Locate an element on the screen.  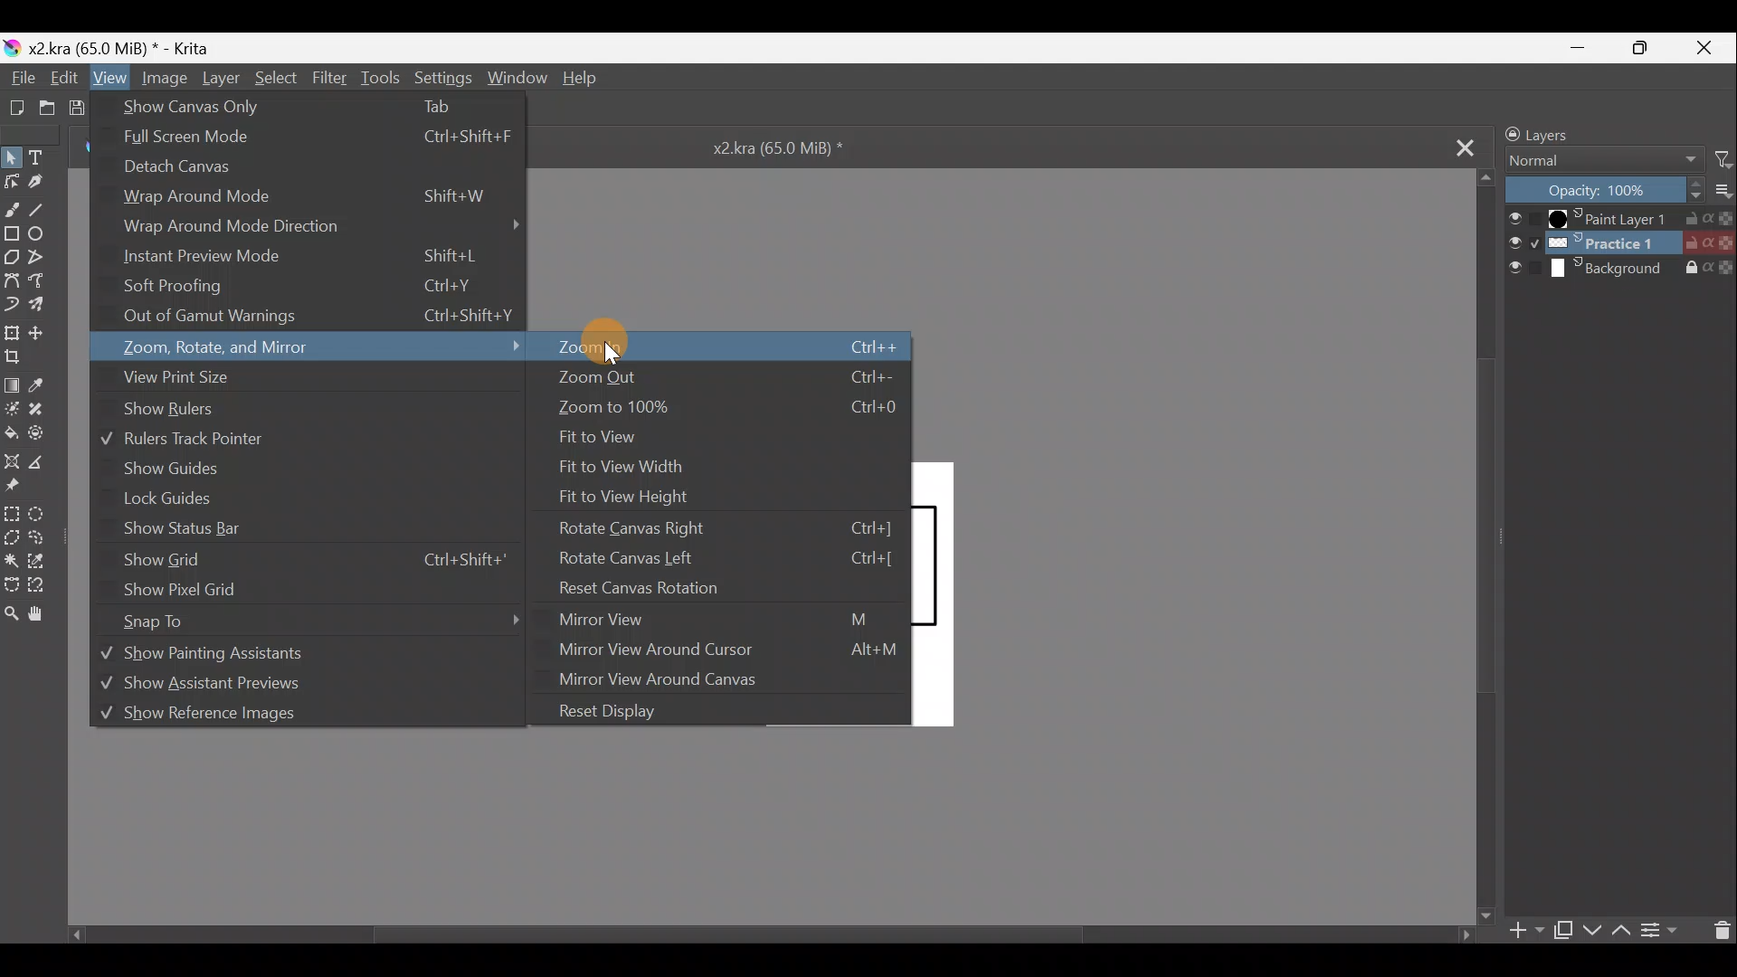
Move a layer is located at coordinates (43, 335).